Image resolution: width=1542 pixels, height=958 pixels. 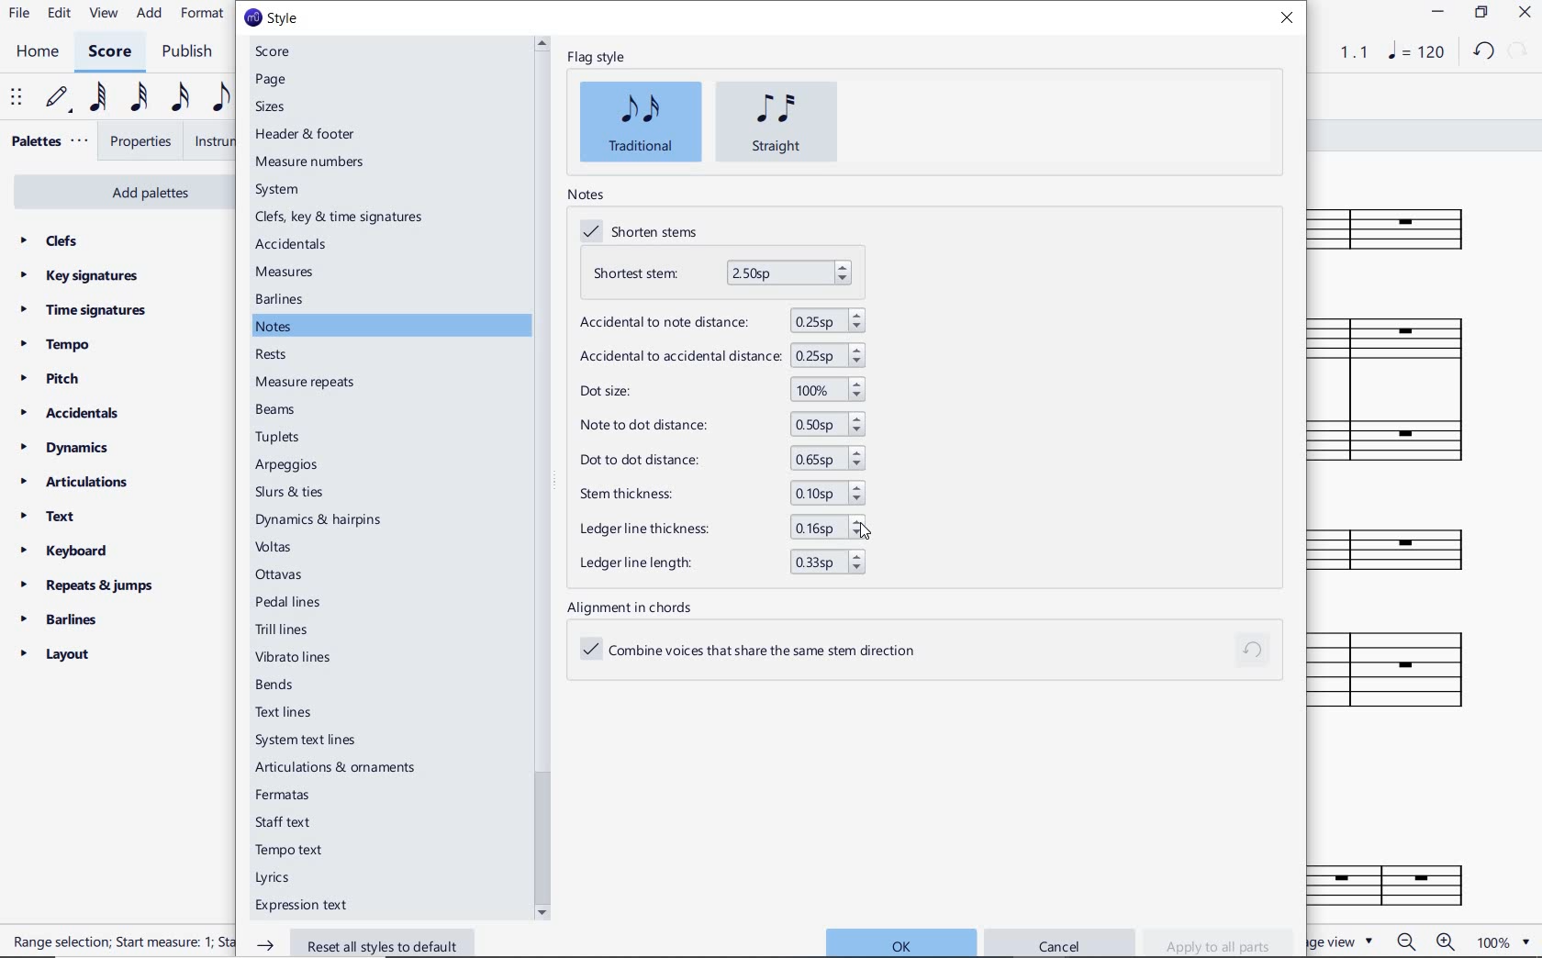 I want to click on tuplets, so click(x=280, y=438).